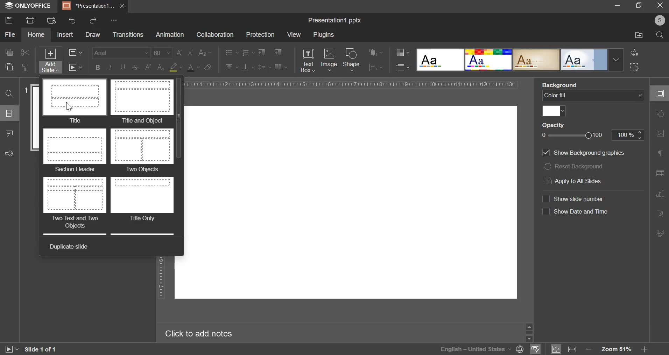 Image resolution: width=669 pixels, height=355 pixels. Describe the element at coordinates (8, 113) in the screenshot. I see `slide menu` at that location.